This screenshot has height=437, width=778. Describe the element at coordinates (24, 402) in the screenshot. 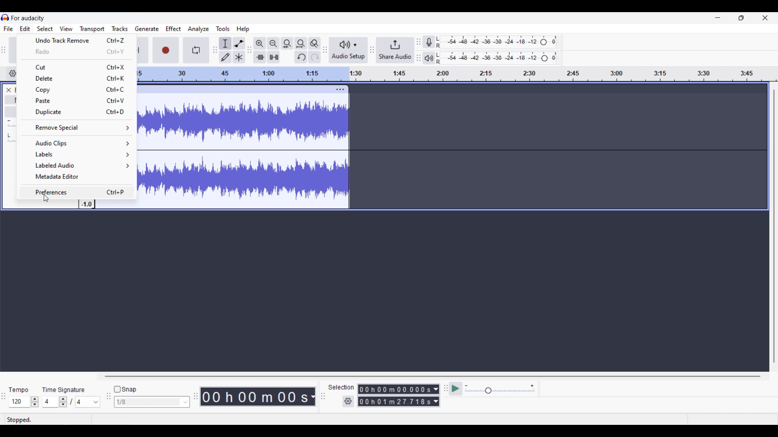

I see `Tempo settings` at that location.